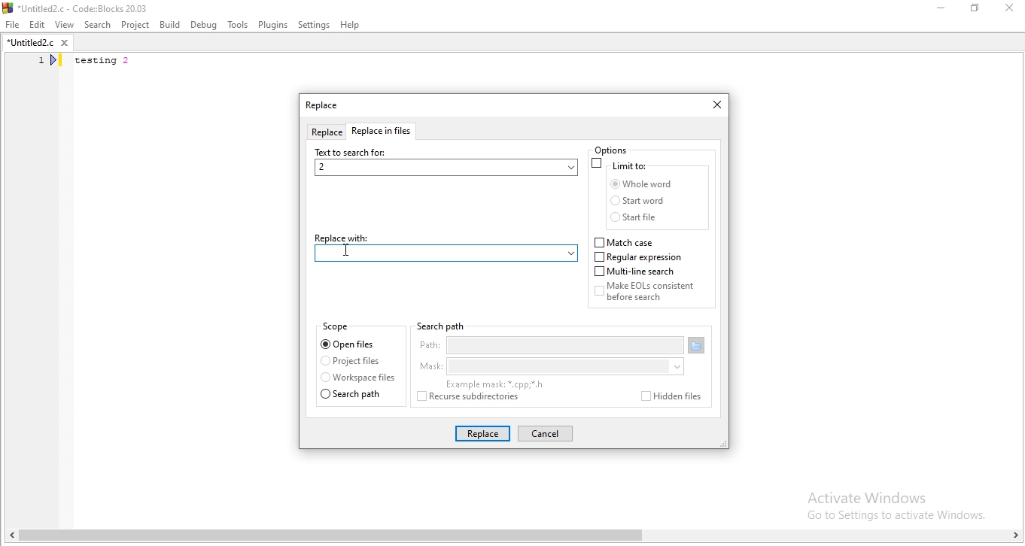 The height and width of the screenshot is (546, 1025). Describe the element at coordinates (350, 343) in the screenshot. I see `open files` at that location.